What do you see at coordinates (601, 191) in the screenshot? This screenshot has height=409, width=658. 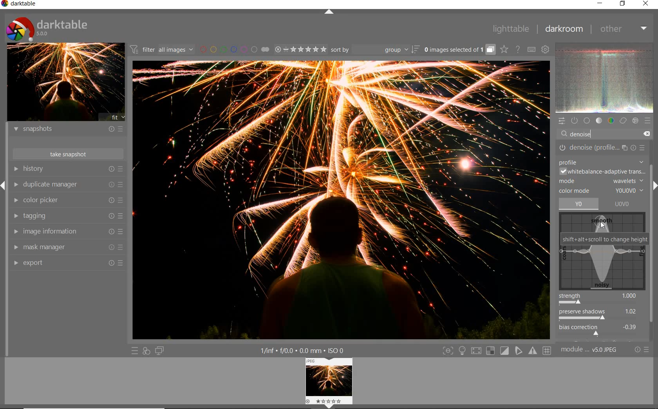 I see `COLOR MODE` at bounding box center [601, 191].